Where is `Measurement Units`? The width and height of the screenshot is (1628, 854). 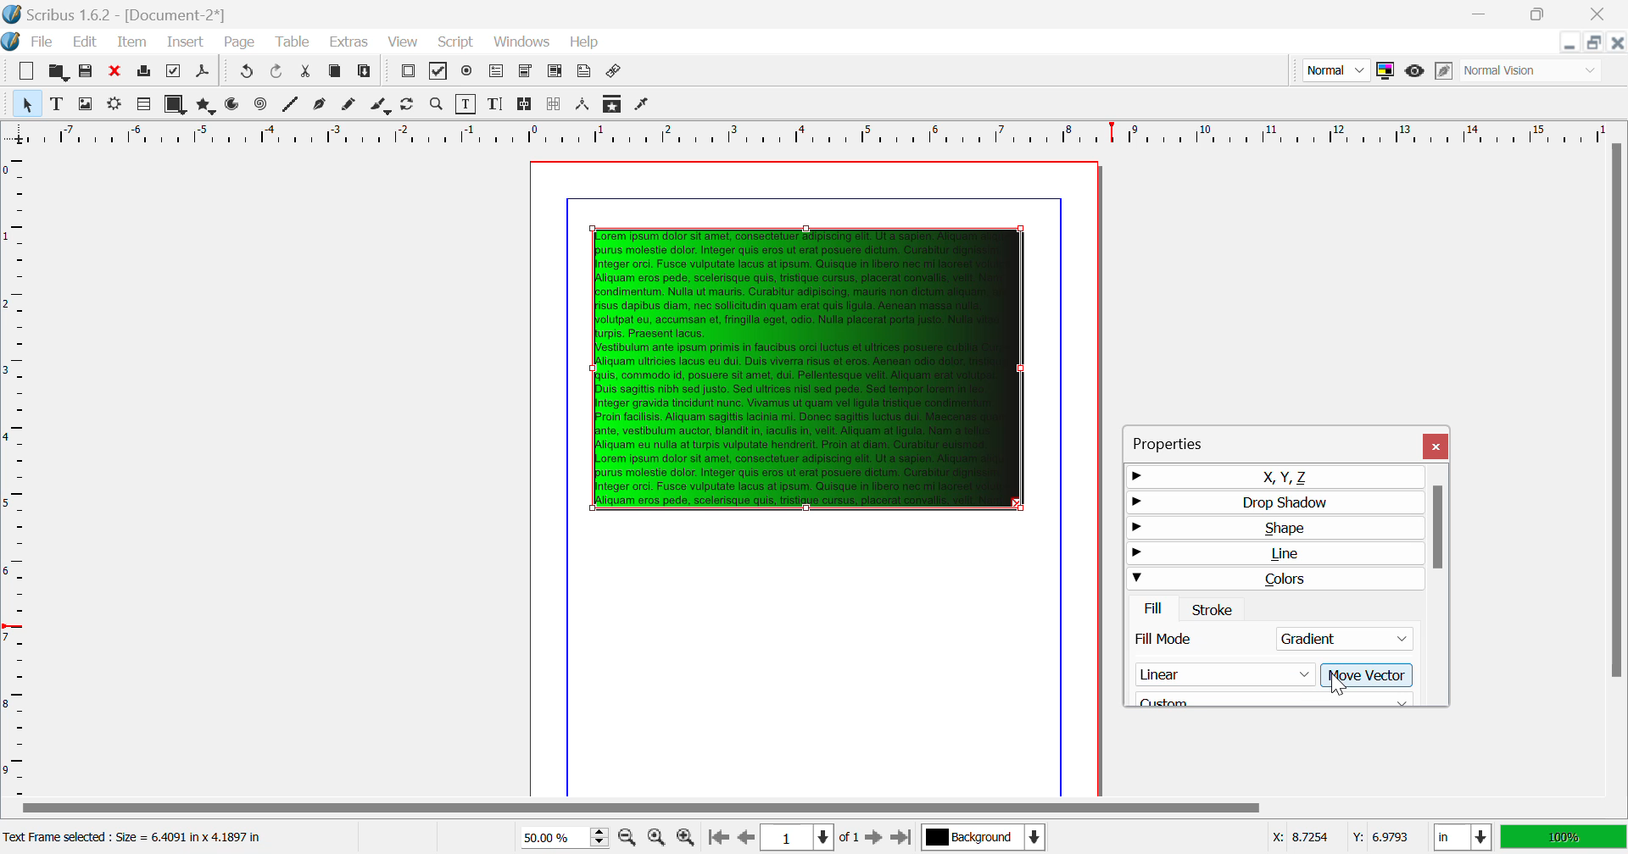
Measurement Units is located at coordinates (1464, 839).